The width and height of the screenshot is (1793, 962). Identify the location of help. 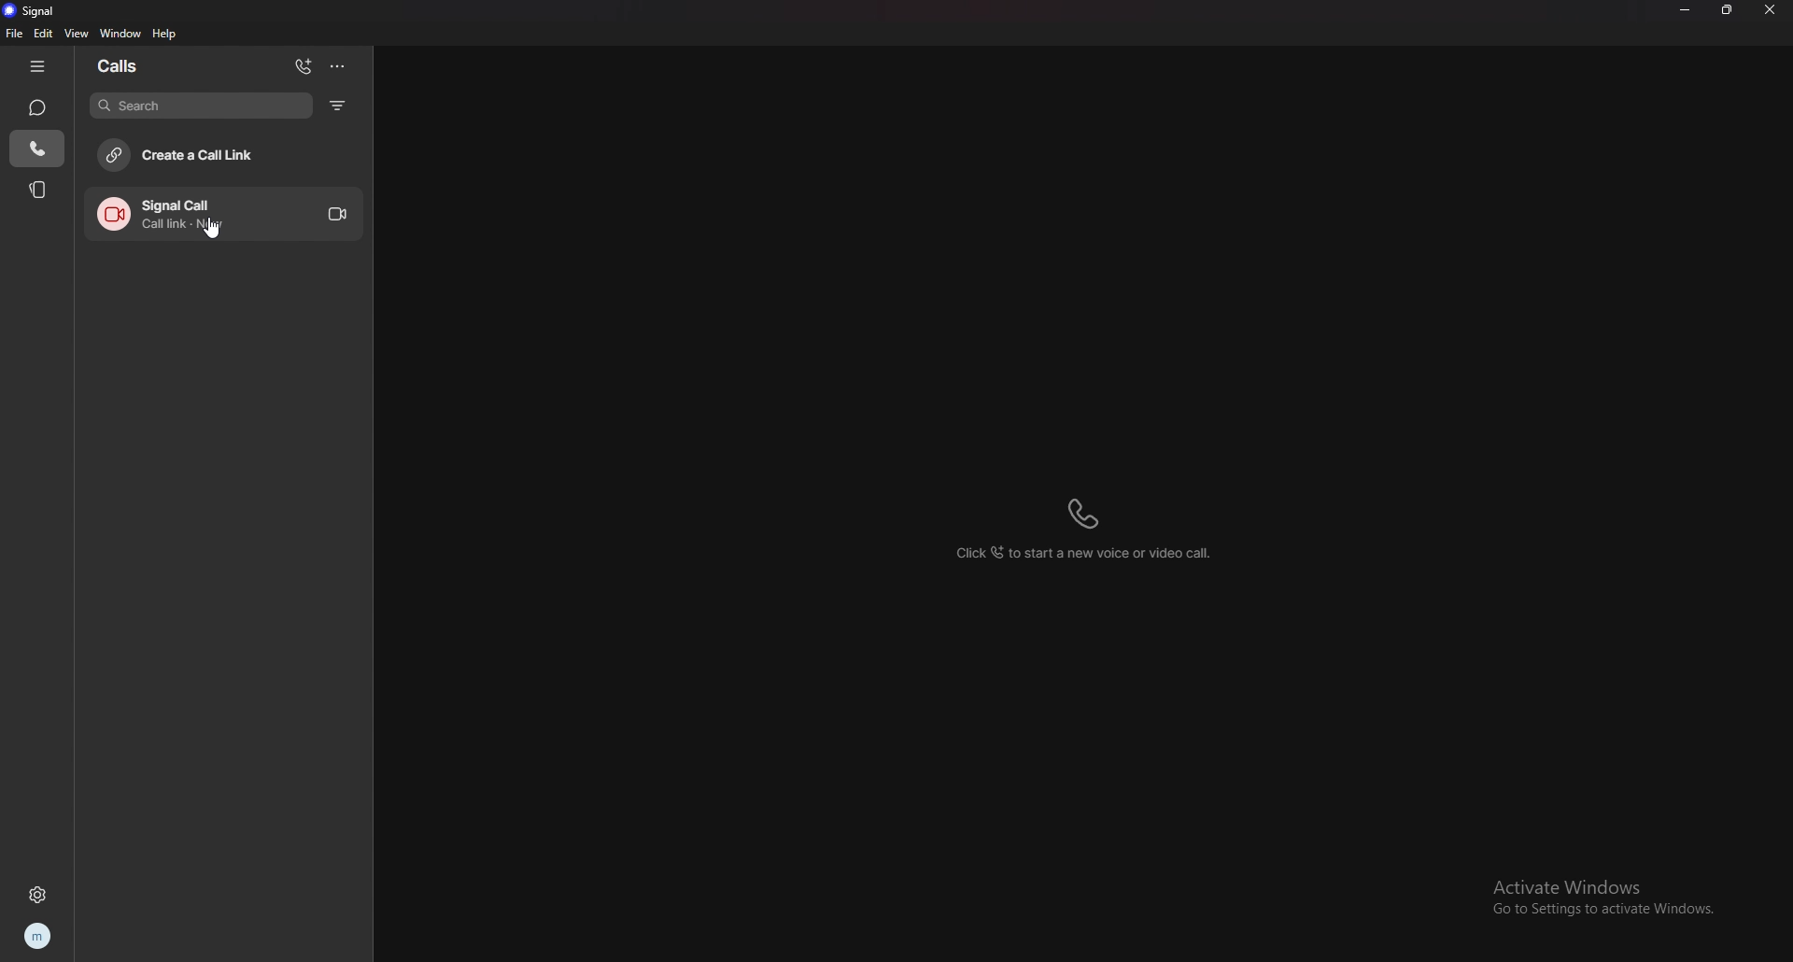
(165, 33).